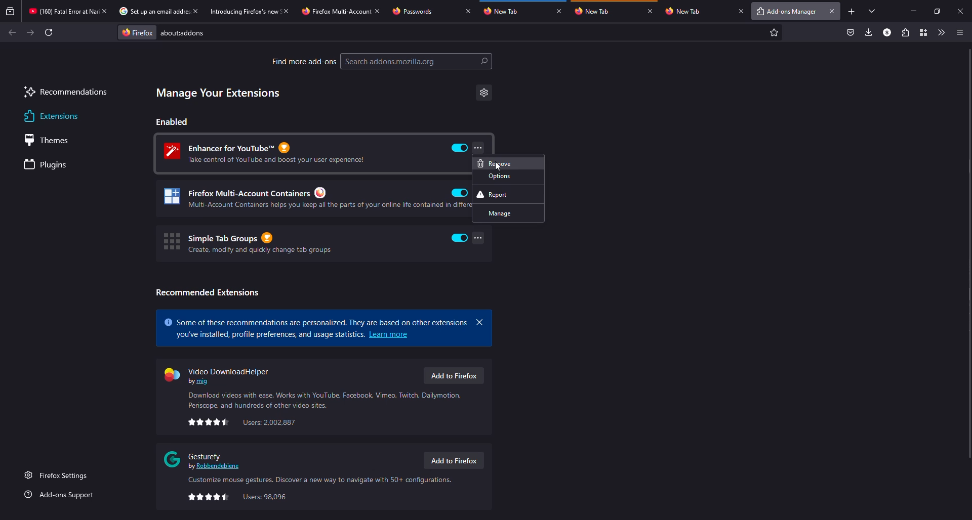  Describe the element at coordinates (247, 243) in the screenshot. I see `simple tab groups` at that location.